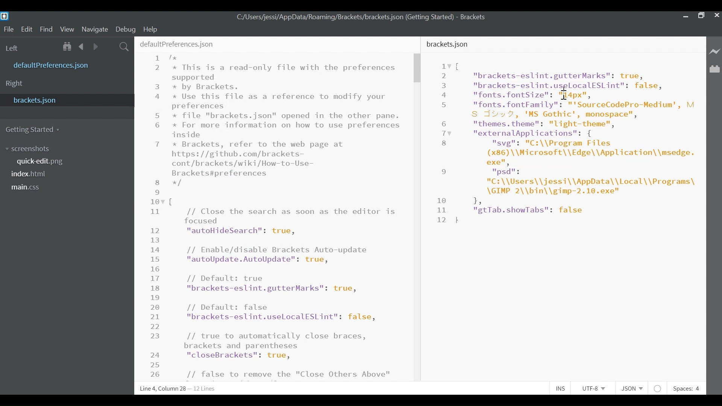 Image resolution: width=722 pixels, height=406 pixels. Describe the element at coordinates (124, 47) in the screenshot. I see `Find in files` at that location.